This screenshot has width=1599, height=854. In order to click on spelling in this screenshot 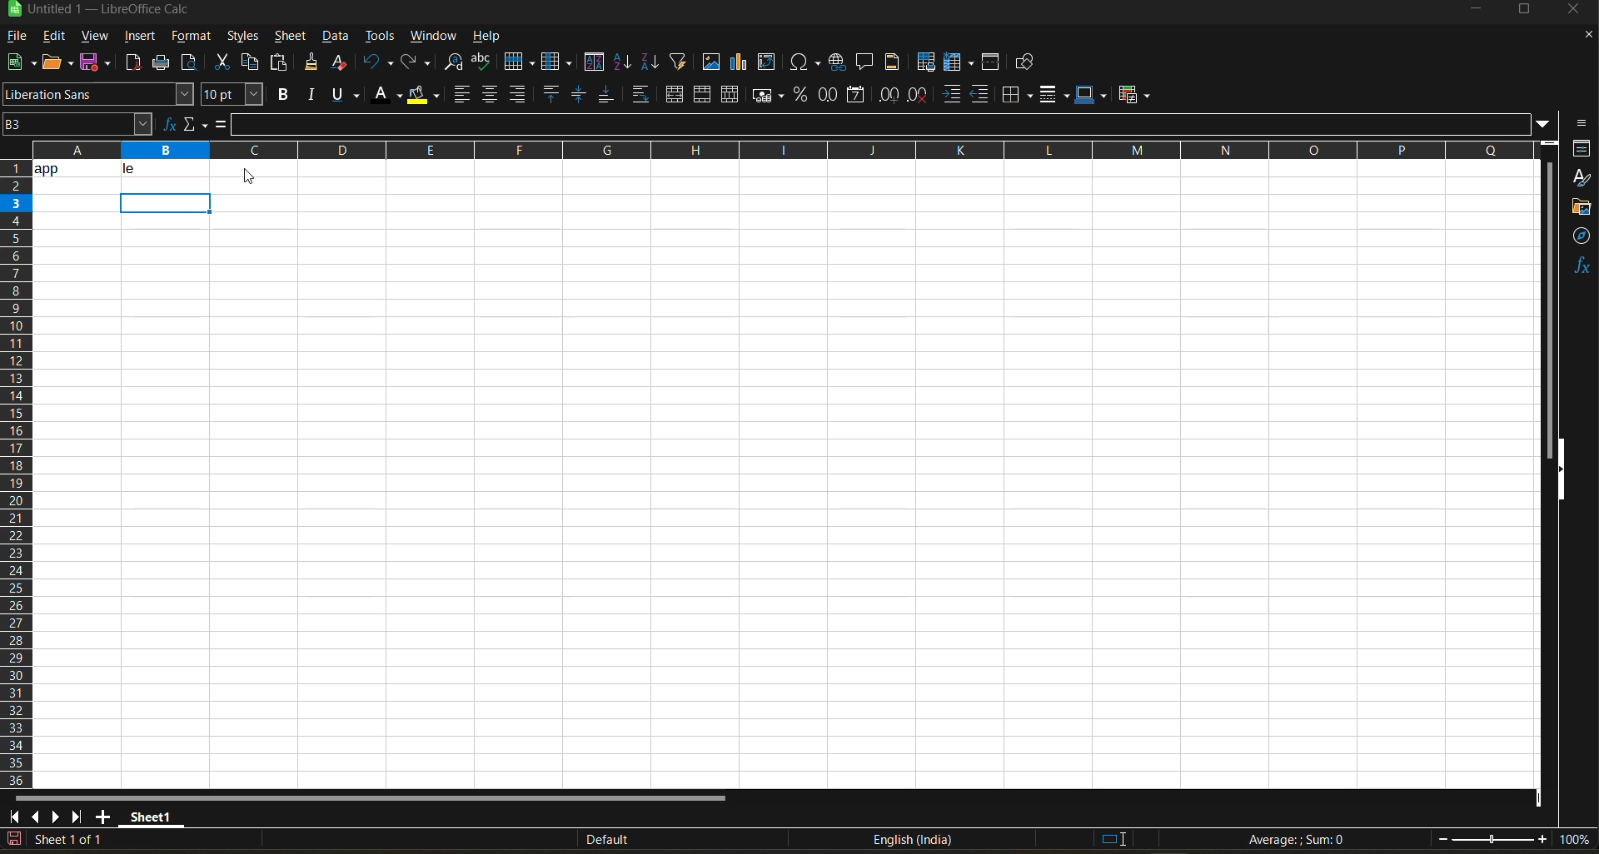, I will do `click(481, 63)`.